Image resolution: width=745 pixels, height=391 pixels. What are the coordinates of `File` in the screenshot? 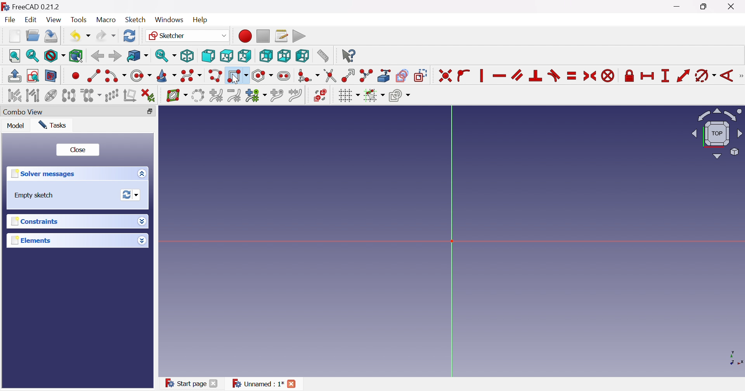 It's located at (10, 19).